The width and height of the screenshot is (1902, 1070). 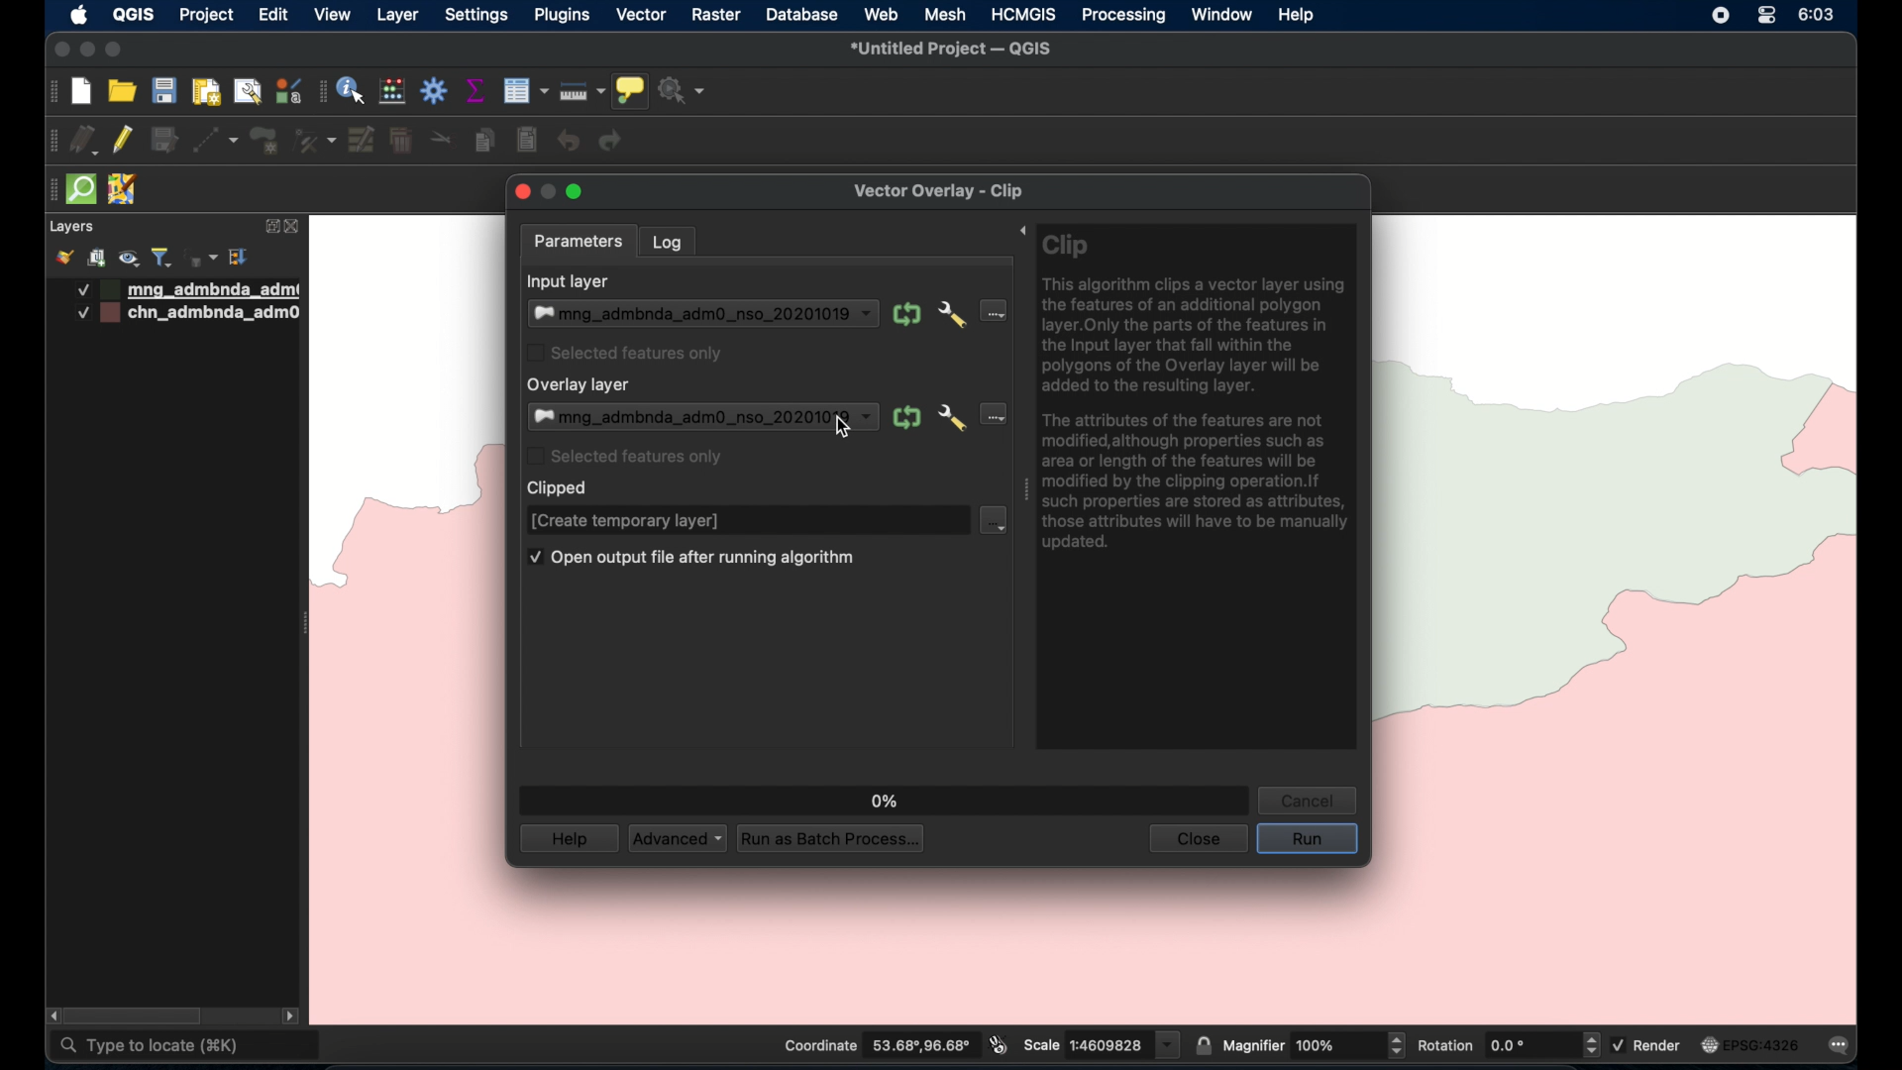 What do you see at coordinates (641, 16) in the screenshot?
I see `vector` at bounding box center [641, 16].